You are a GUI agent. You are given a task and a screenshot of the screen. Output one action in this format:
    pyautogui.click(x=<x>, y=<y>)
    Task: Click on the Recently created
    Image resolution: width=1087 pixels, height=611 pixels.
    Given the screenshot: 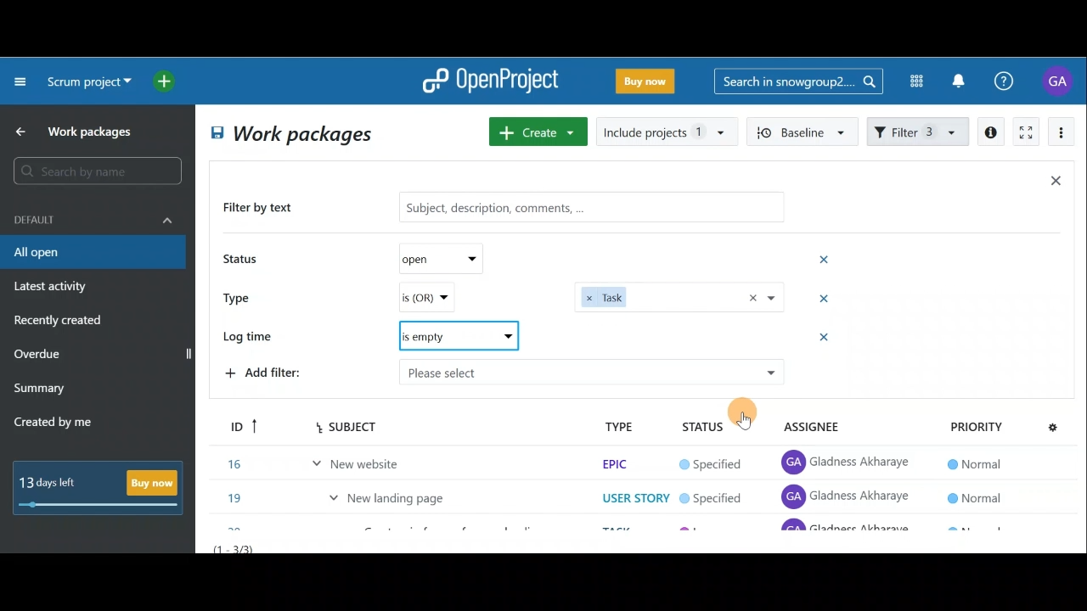 What is the action you would take?
    pyautogui.click(x=60, y=322)
    